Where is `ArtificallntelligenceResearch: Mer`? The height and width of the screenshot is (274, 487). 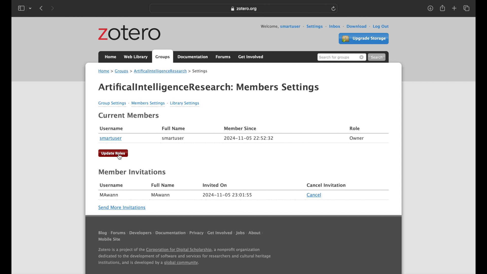 ArtificallntelligenceResearch: Mer is located at coordinates (226, 88).